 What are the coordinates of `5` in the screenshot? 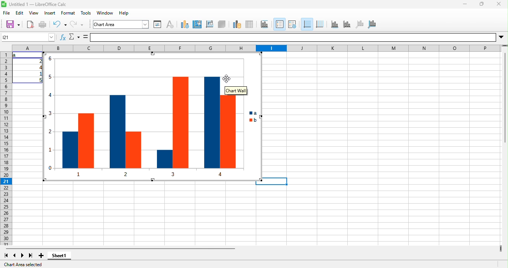 It's located at (39, 80).